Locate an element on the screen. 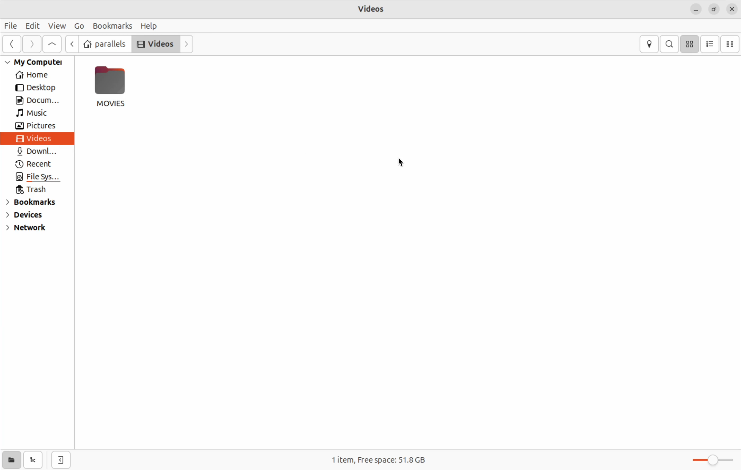  Devices is located at coordinates (28, 217).